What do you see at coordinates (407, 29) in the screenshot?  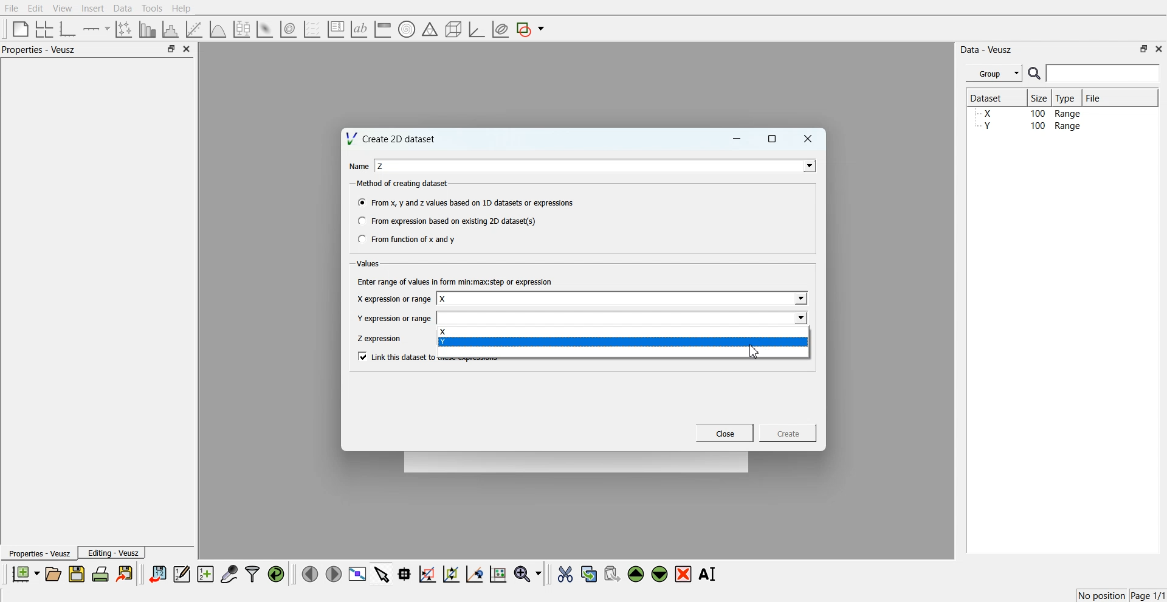 I see `Polar Graph` at bounding box center [407, 29].